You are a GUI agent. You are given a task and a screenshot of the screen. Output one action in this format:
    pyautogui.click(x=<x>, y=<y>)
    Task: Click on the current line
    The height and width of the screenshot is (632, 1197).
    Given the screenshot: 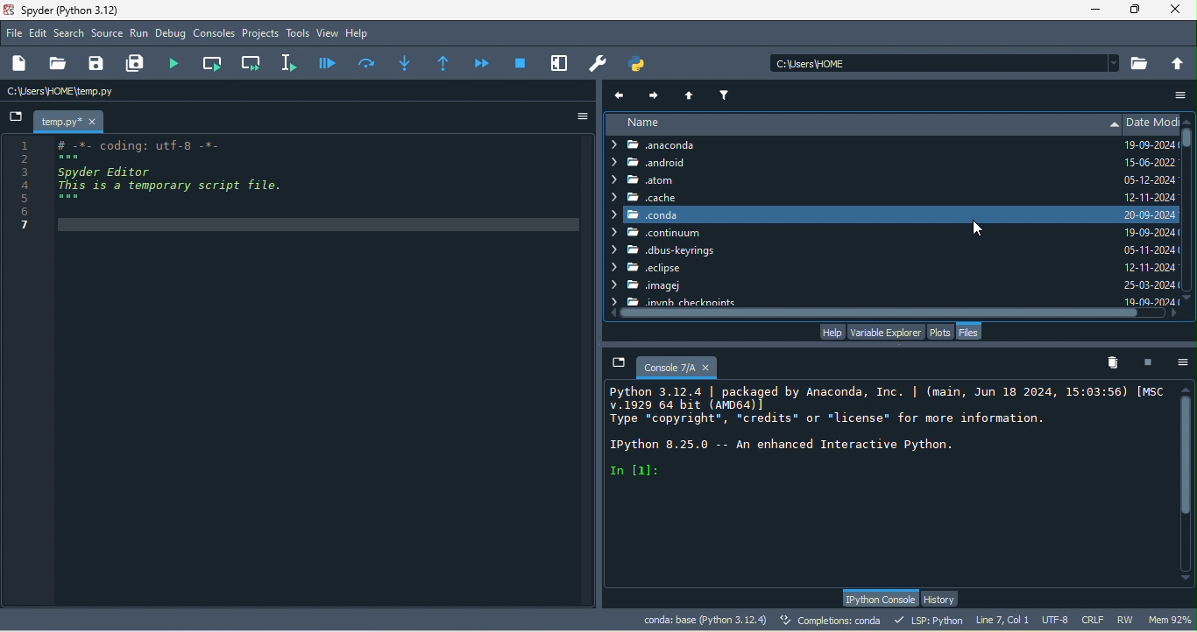 What is the action you would take?
    pyautogui.click(x=292, y=62)
    